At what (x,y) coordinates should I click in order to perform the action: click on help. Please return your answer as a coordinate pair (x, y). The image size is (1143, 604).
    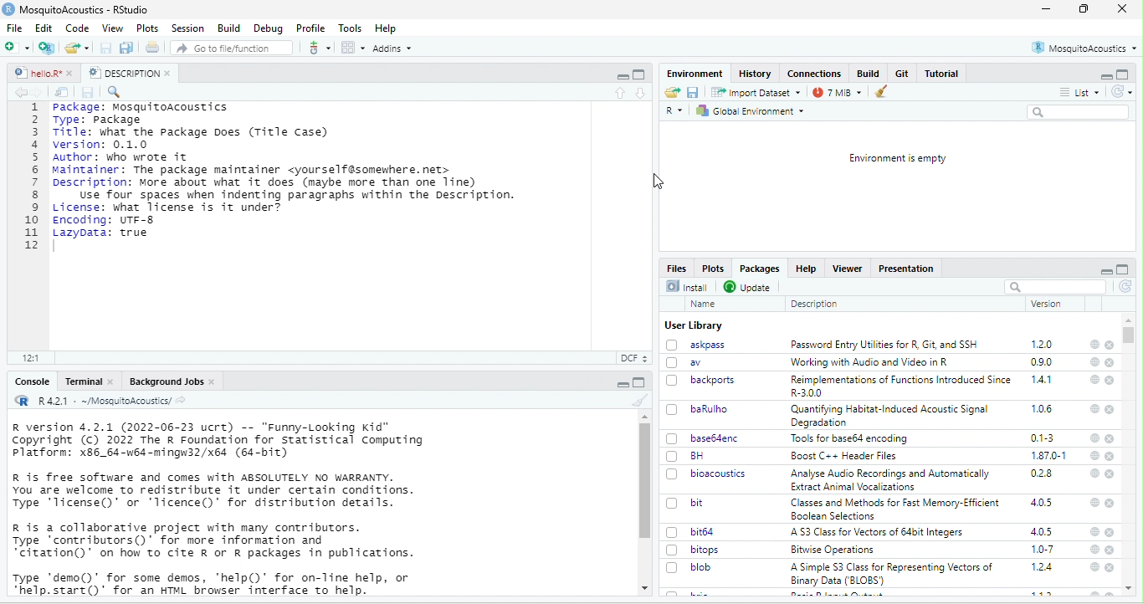
    Looking at the image, I should click on (1093, 568).